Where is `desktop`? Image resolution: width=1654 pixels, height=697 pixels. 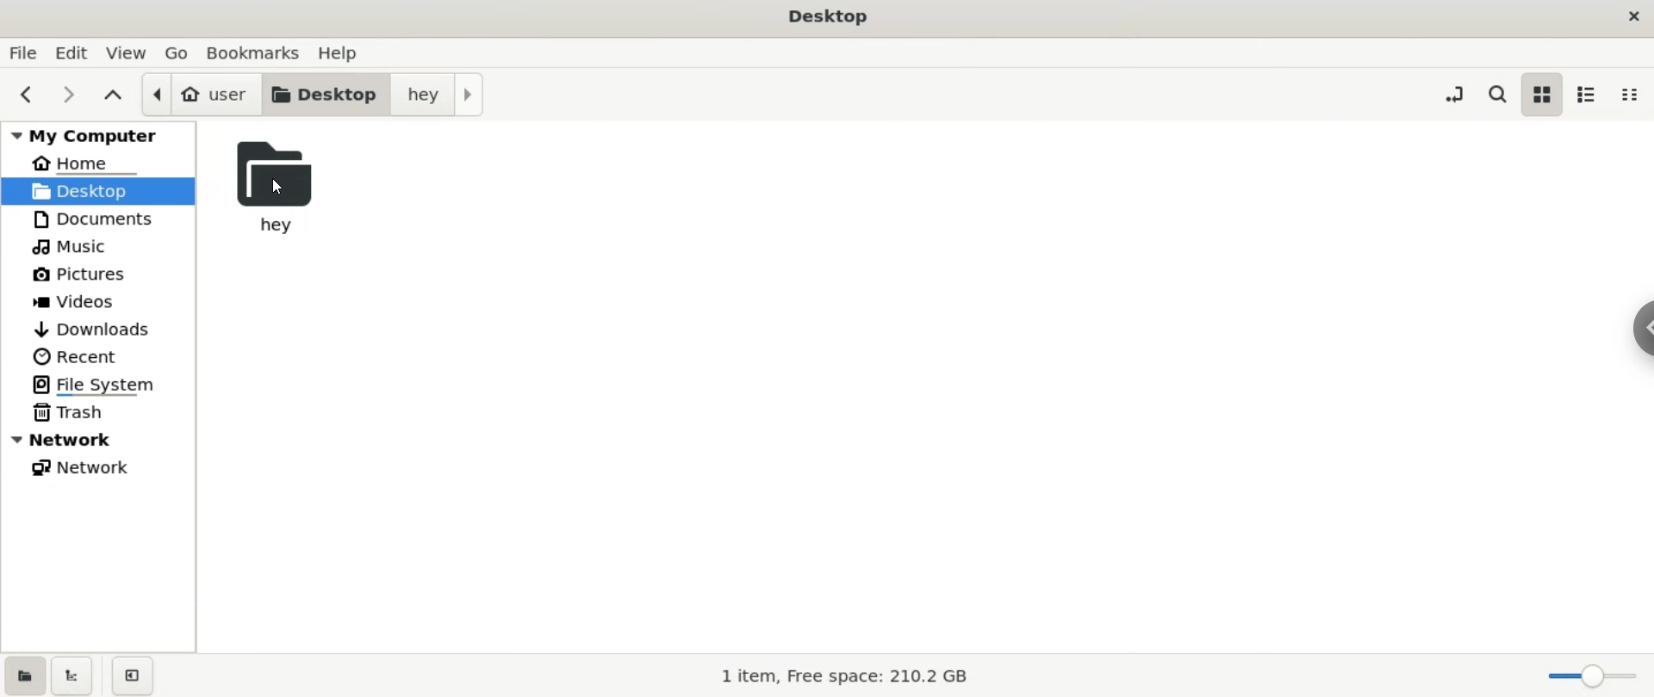
desktop is located at coordinates (100, 191).